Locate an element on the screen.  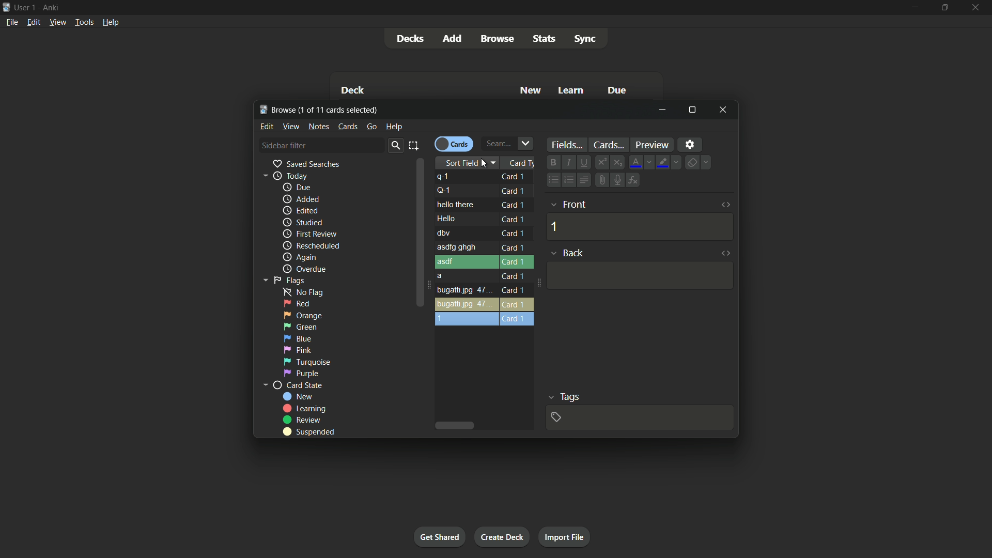
add tag is located at coordinates (556, 417).